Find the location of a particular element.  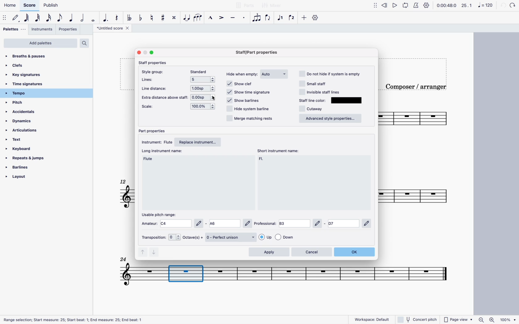

eighth note is located at coordinates (60, 18).